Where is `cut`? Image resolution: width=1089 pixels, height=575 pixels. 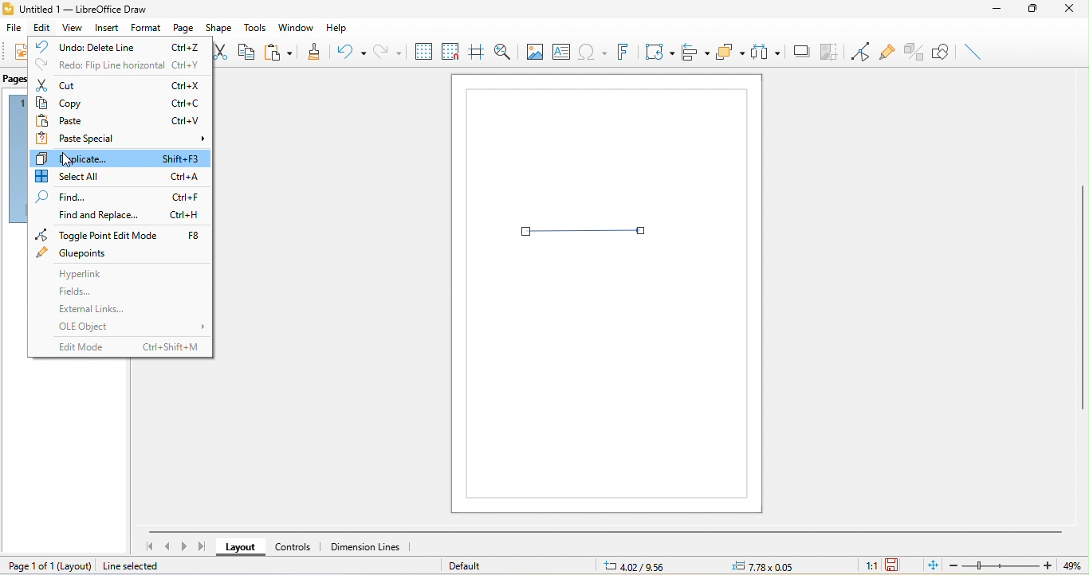
cut is located at coordinates (224, 51).